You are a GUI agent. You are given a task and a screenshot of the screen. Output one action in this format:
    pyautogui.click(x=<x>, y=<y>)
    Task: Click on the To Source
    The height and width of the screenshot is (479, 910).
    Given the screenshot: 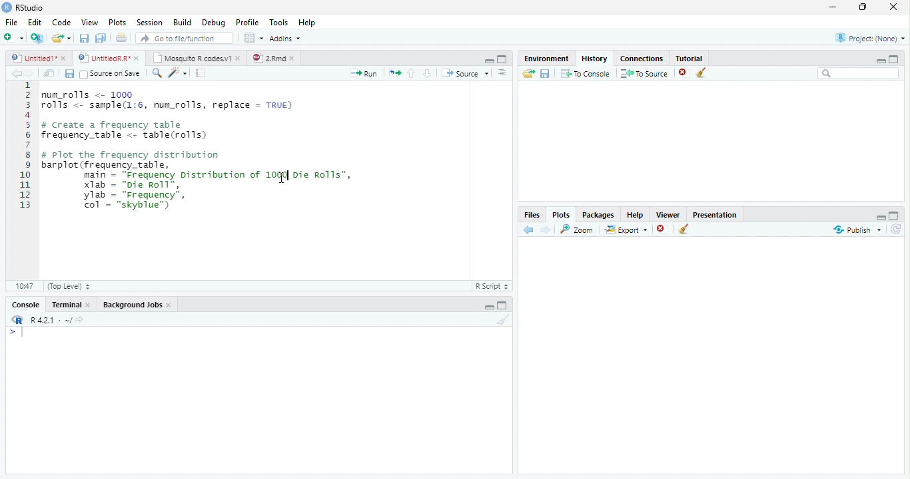 What is the action you would take?
    pyautogui.click(x=644, y=73)
    